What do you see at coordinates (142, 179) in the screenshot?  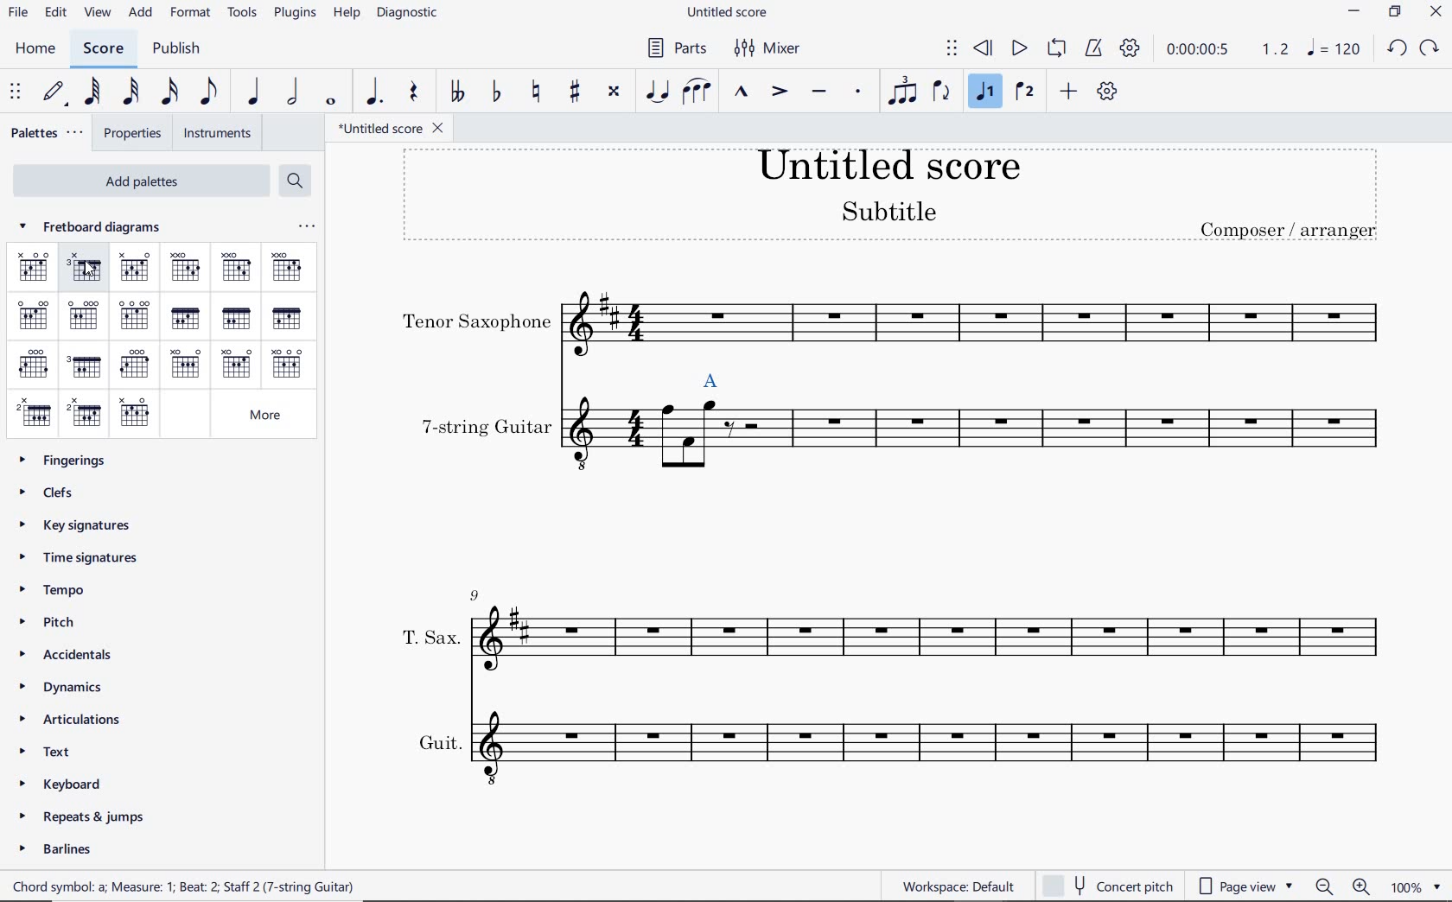 I see `ADD PALETTES` at bounding box center [142, 179].